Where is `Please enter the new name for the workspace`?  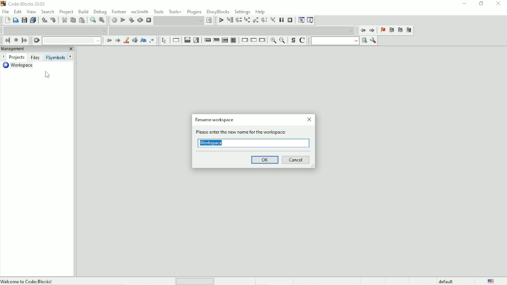 Please enter the new name for the workspace is located at coordinates (244, 132).